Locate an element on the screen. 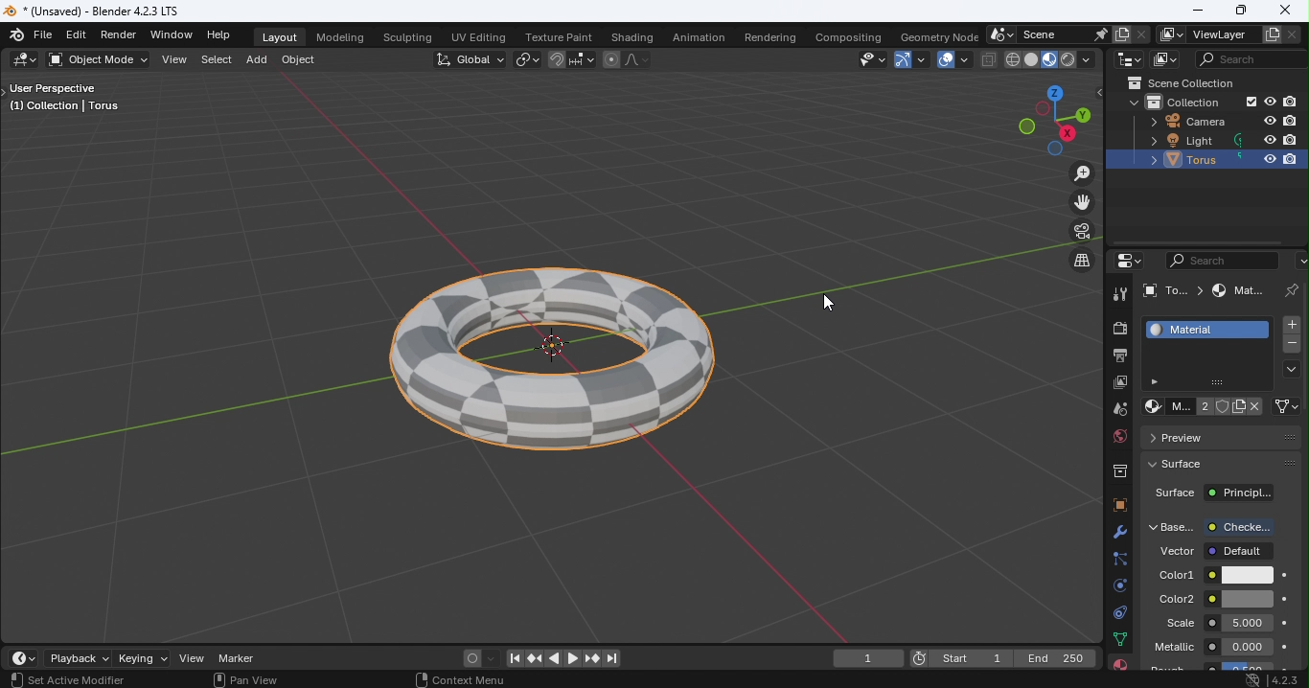 This screenshot has width=1309, height=688. Display filter is located at coordinates (1221, 261).